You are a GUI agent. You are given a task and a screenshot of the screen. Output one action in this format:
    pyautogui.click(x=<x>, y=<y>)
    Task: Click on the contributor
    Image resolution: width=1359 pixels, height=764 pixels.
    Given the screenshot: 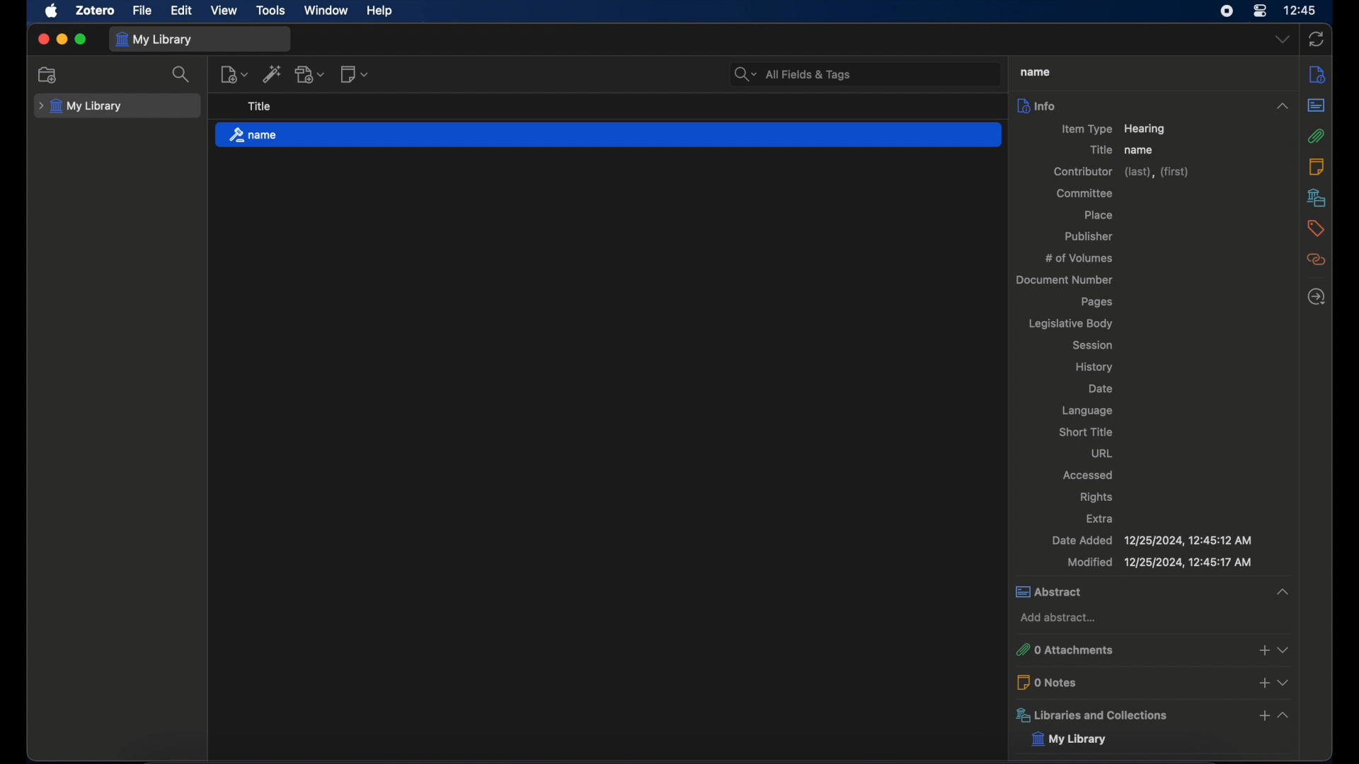 What is the action you would take?
    pyautogui.click(x=1122, y=172)
    